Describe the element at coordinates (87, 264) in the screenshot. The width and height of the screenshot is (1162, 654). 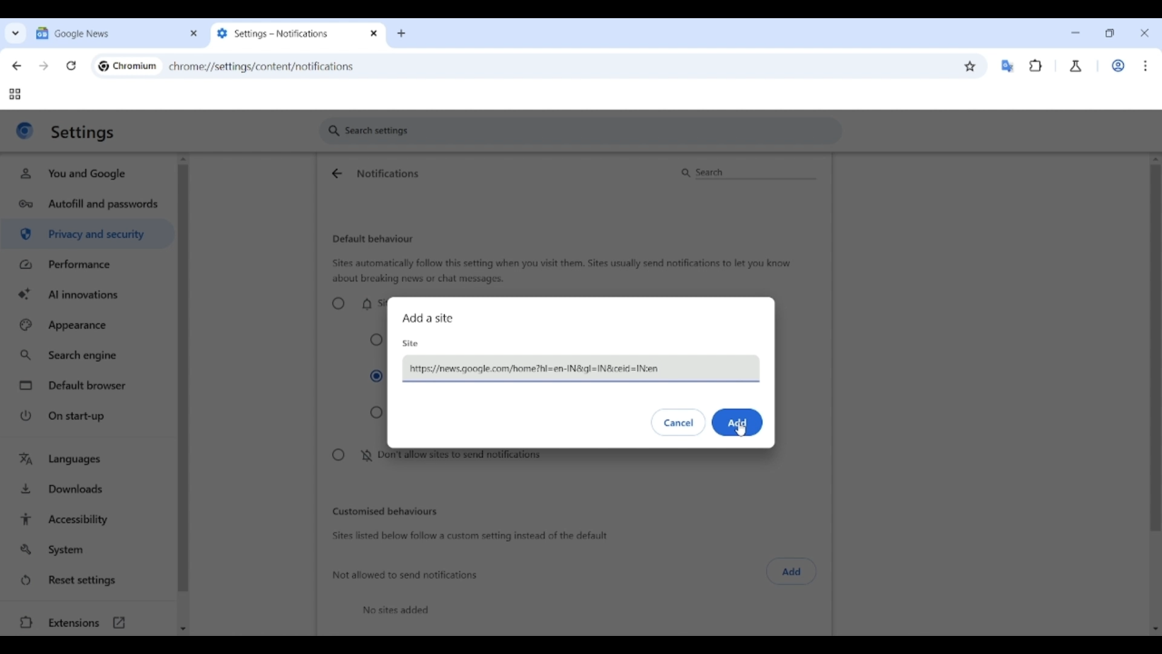
I see `Performance ` at that location.